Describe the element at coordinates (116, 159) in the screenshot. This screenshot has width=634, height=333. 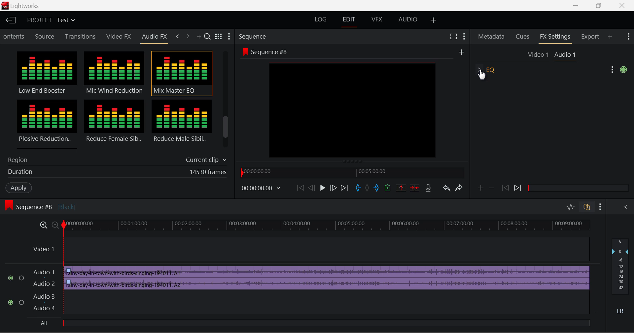
I see `Region` at that location.